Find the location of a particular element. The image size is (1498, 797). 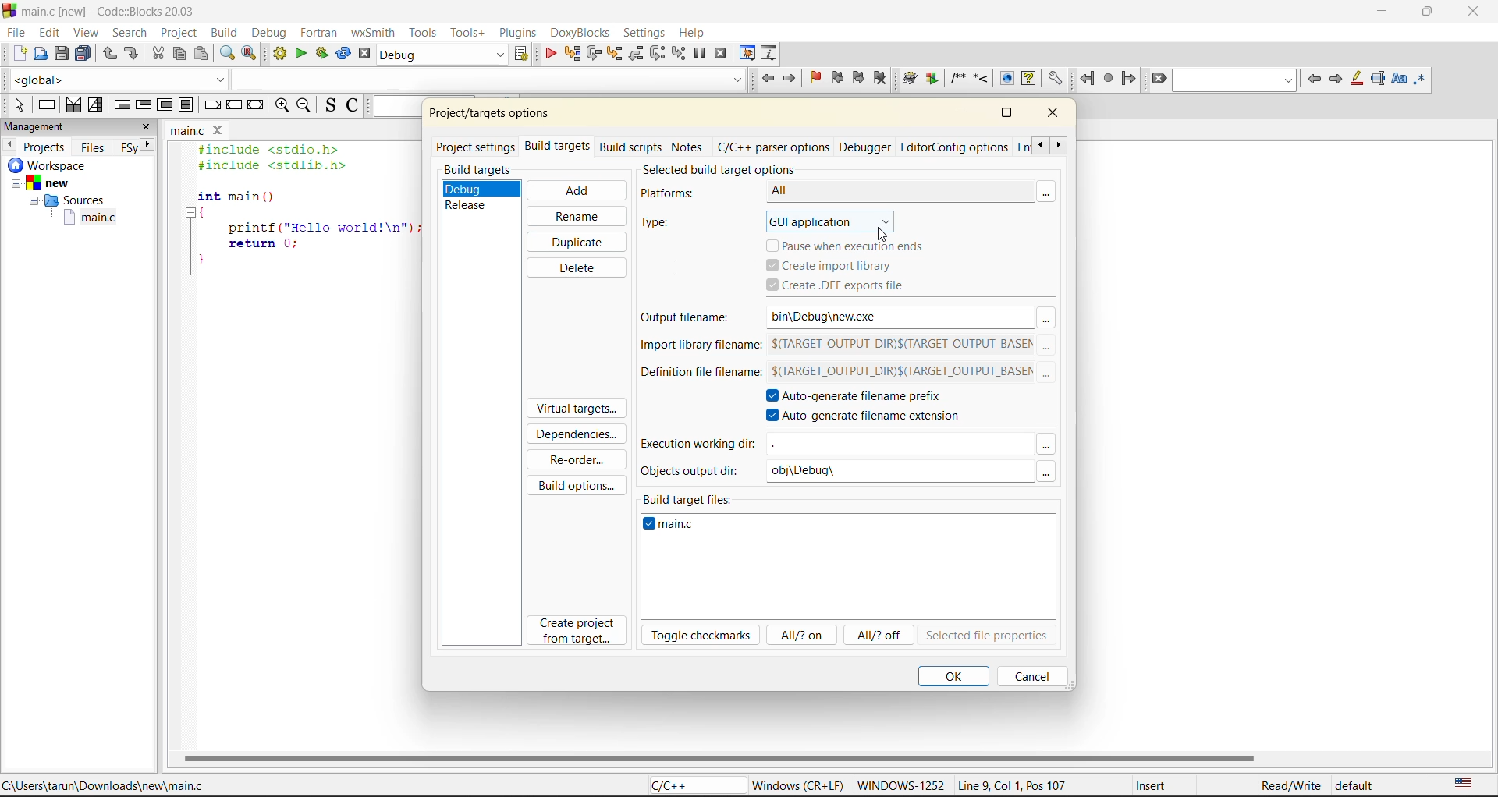

duplicate is located at coordinates (578, 240).